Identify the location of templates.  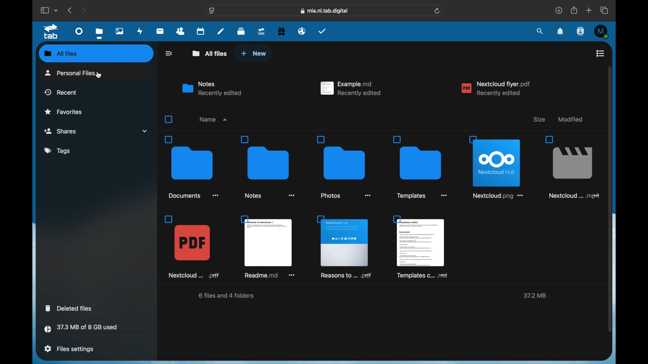
(422, 247).